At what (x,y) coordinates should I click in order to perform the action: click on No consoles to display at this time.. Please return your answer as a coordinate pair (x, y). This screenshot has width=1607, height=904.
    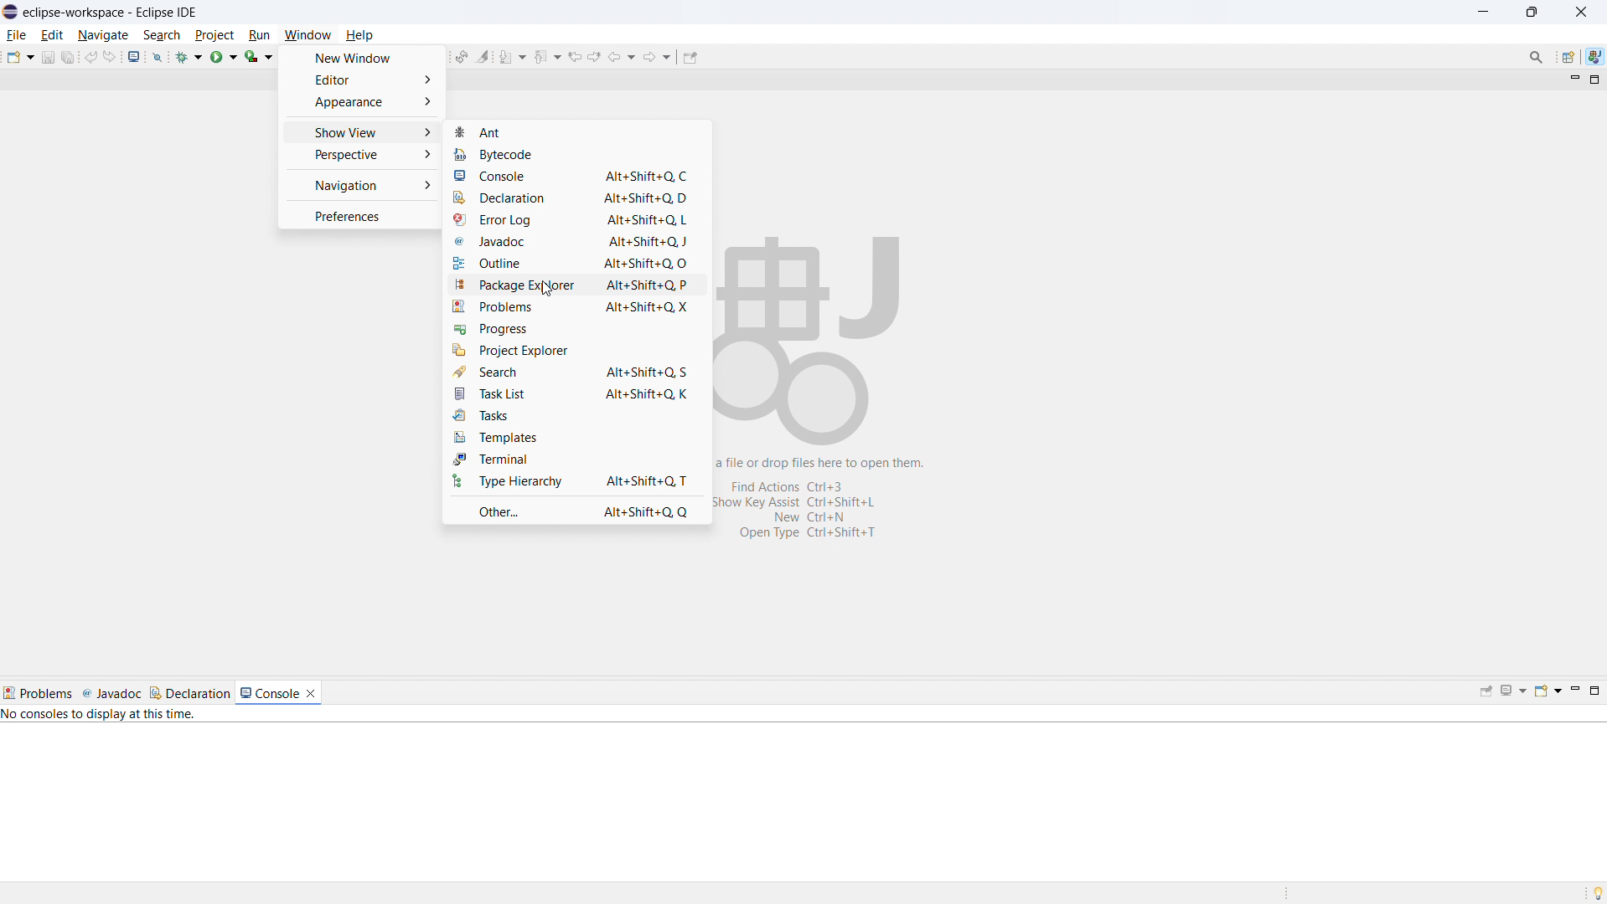
    Looking at the image, I should click on (100, 716).